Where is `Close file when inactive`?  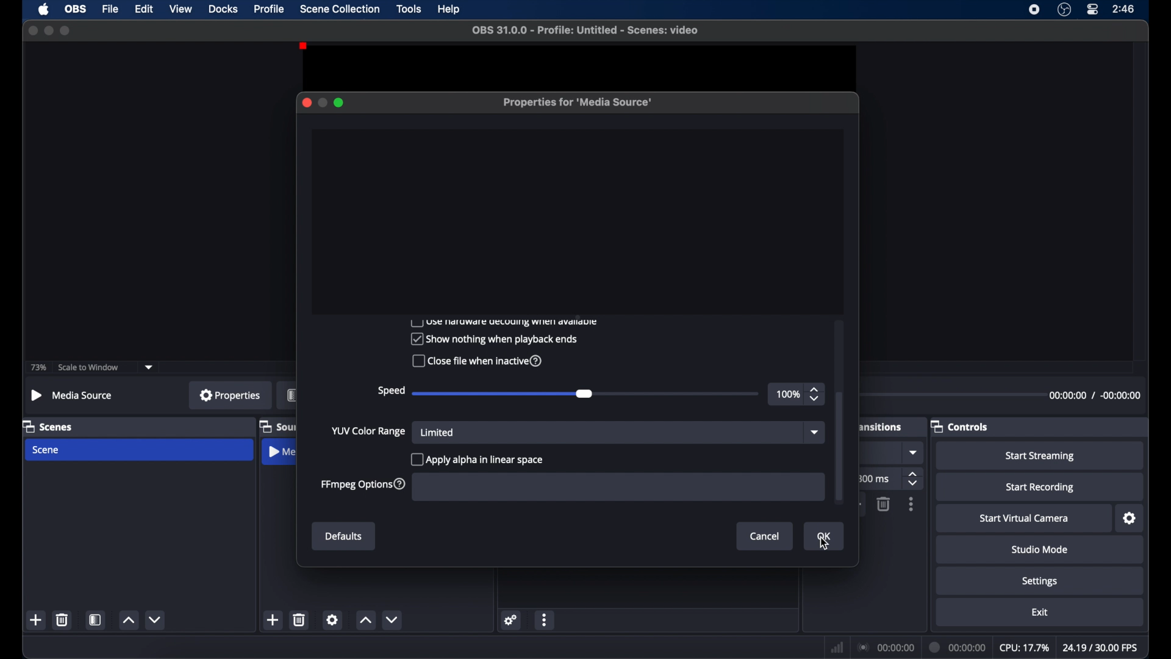 Close file when inactive is located at coordinates (475, 361).